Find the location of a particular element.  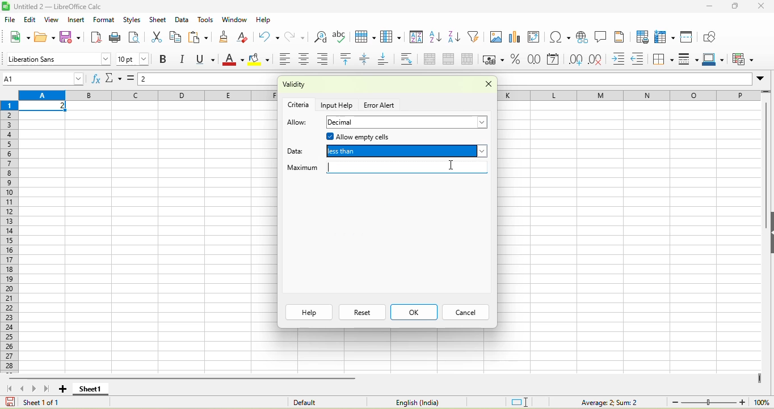

styles is located at coordinates (131, 19).